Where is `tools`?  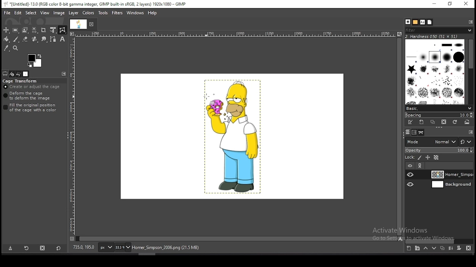 tools is located at coordinates (103, 13).